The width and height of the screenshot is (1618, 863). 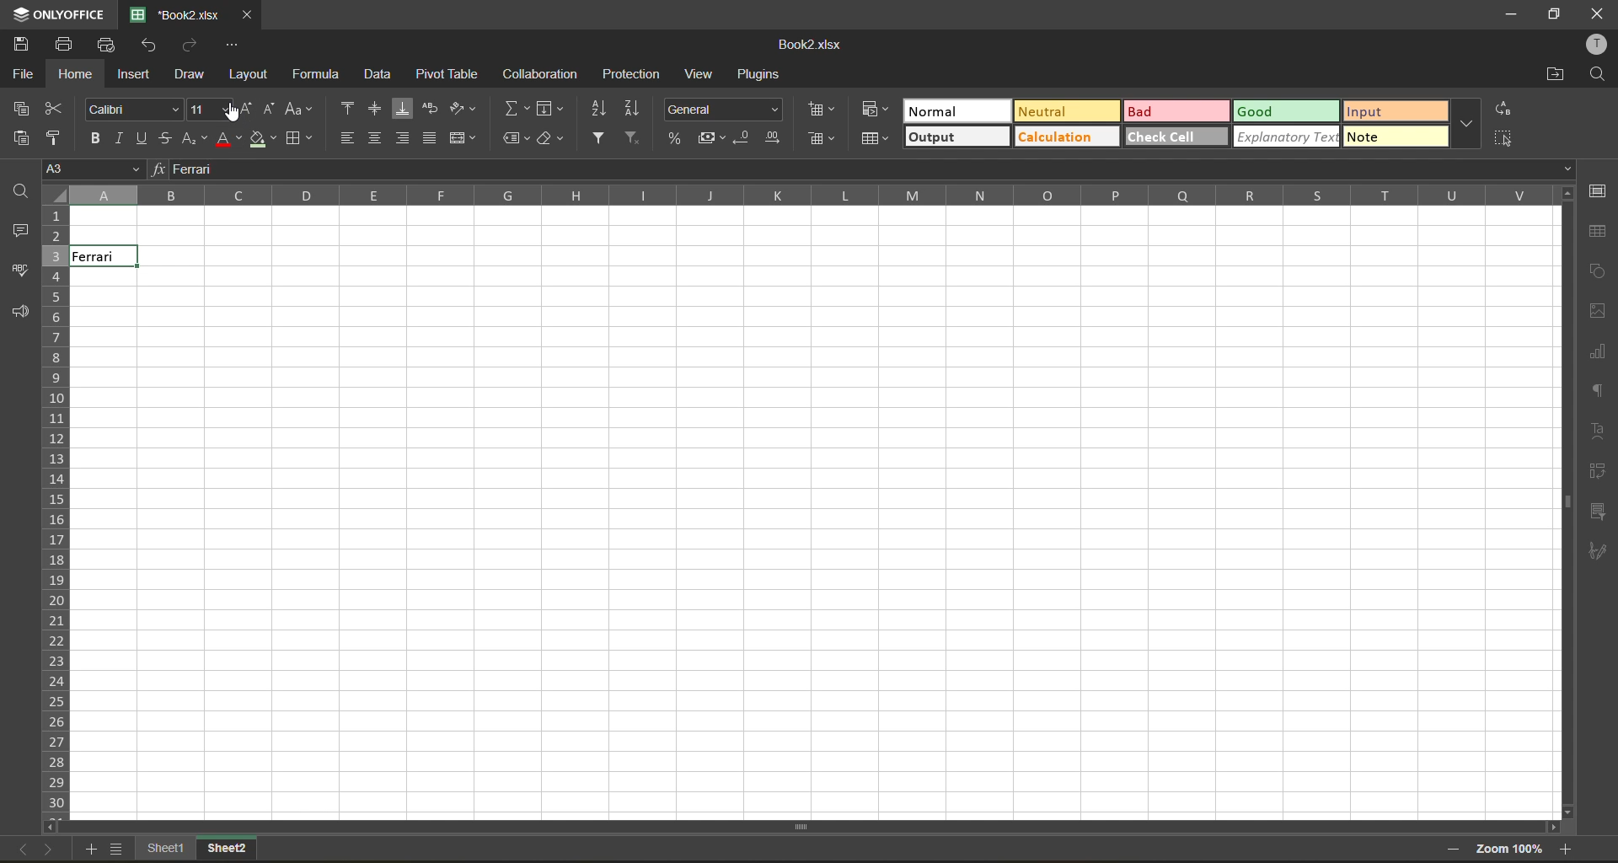 What do you see at coordinates (1063, 111) in the screenshot?
I see `neutral` at bounding box center [1063, 111].